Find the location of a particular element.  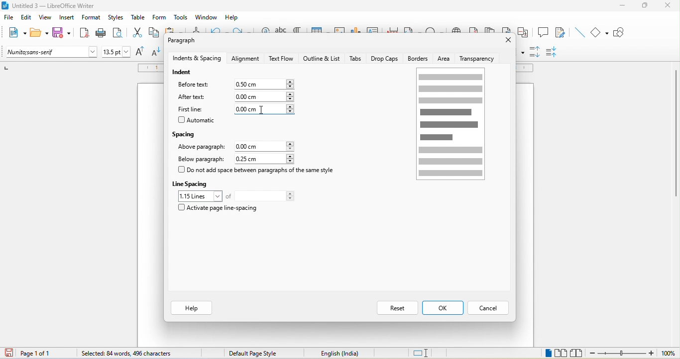

view is located at coordinates (45, 19).